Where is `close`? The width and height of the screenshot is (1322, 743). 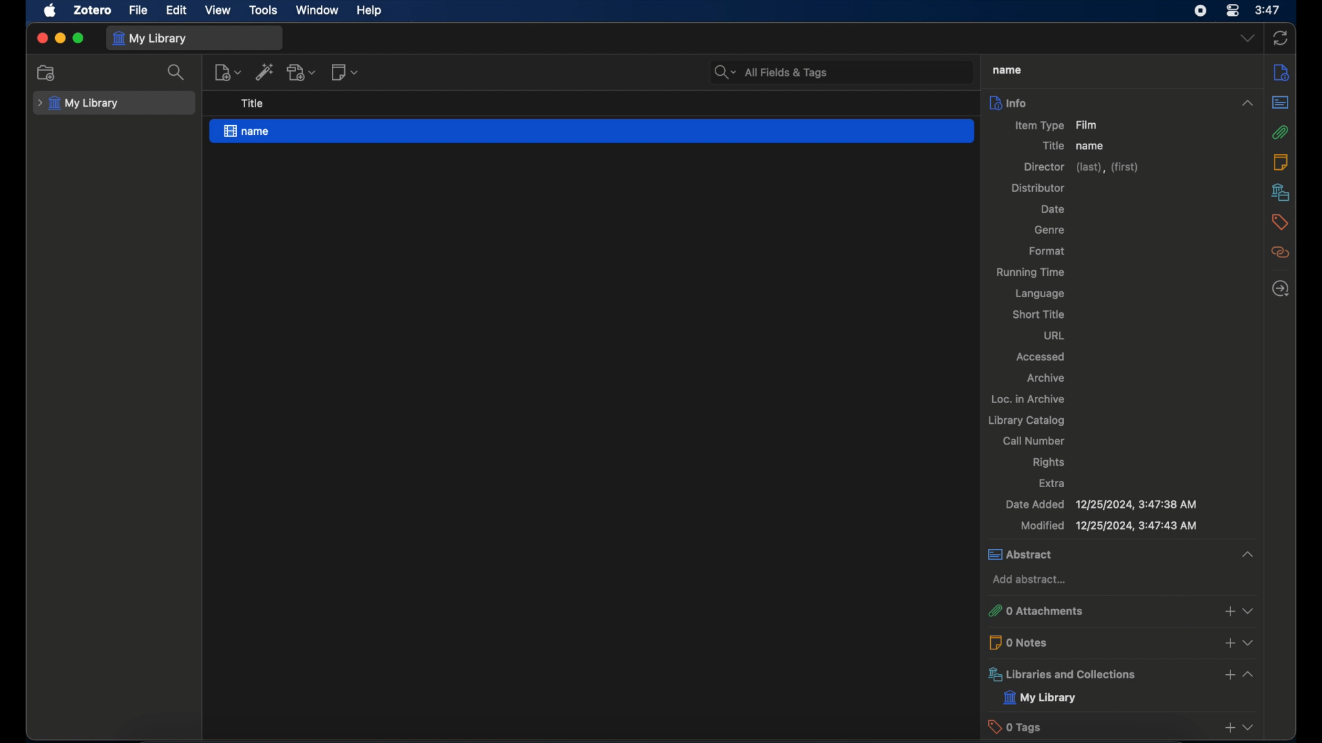
close is located at coordinates (41, 39).